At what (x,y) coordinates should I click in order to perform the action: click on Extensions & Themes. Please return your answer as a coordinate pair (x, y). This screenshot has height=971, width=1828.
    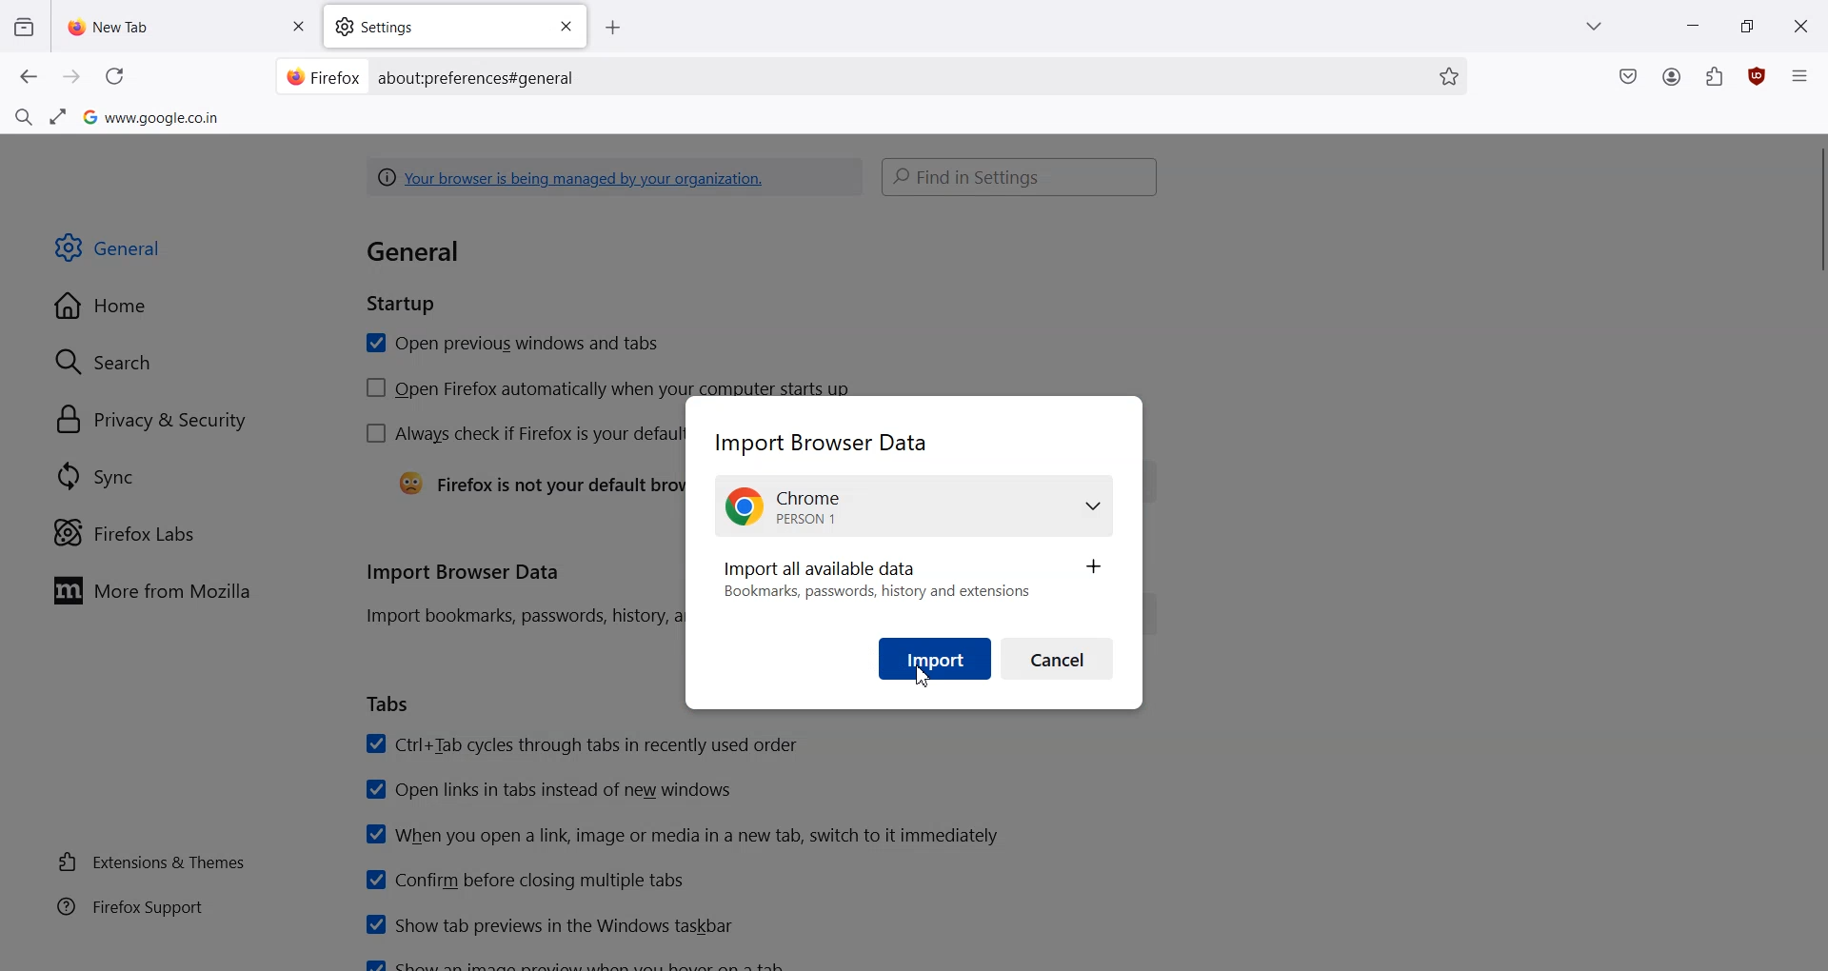
    Looking at the image, I should click on (151, 862).